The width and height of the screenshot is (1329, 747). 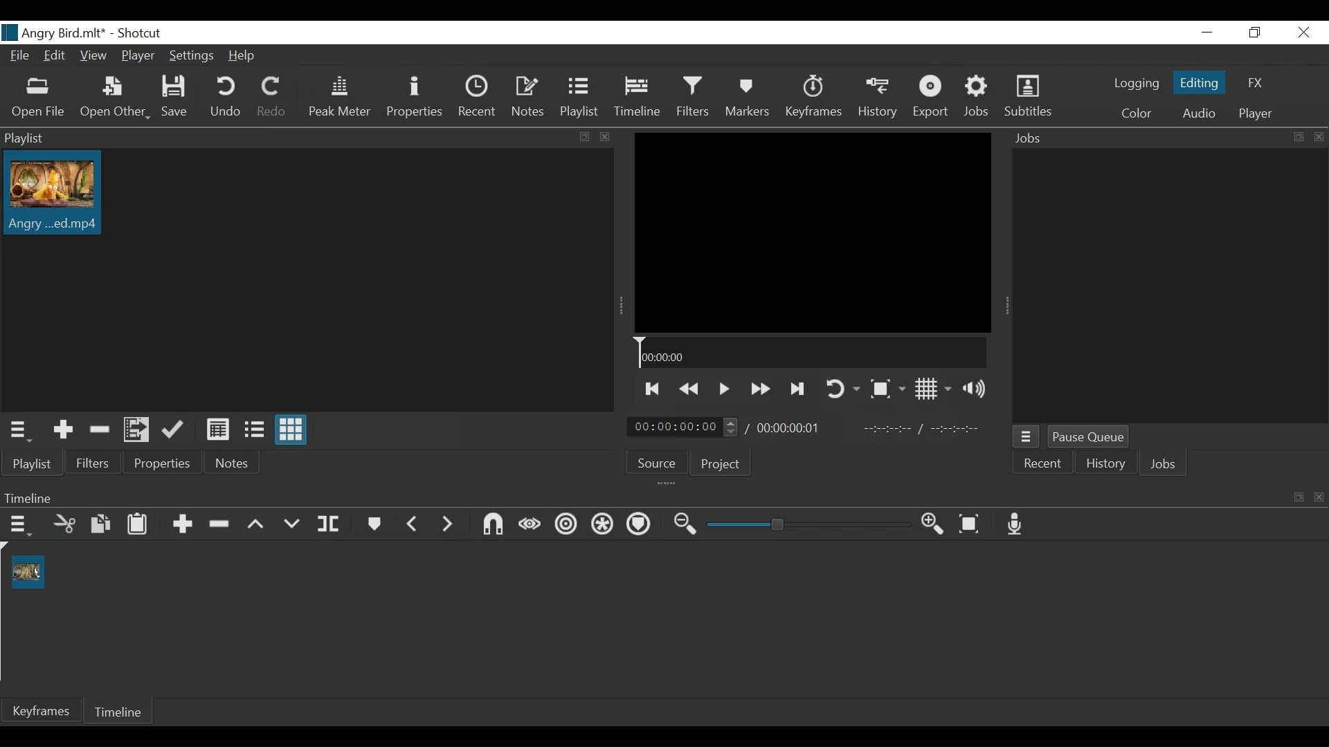 I want to click on Restore, so click(x=1254, y=33).